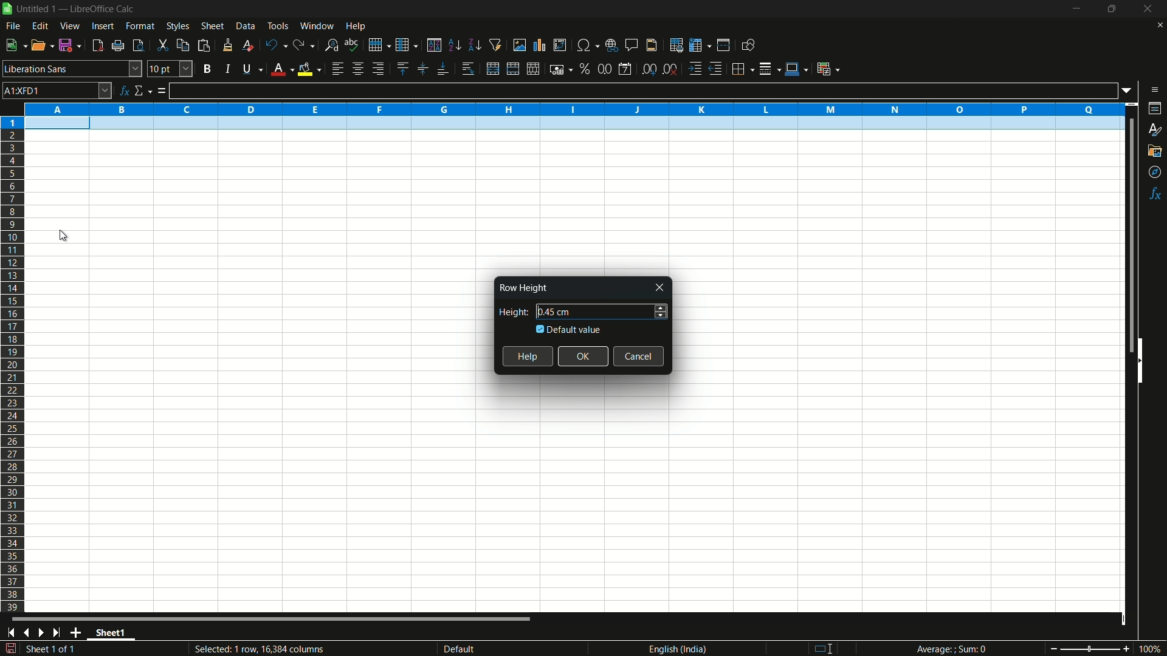 The image size is (1167, 656). What do you see at coordinates (26, 633) in the screenshot?
I see `previous sheet` at bounding box center [26, 633].